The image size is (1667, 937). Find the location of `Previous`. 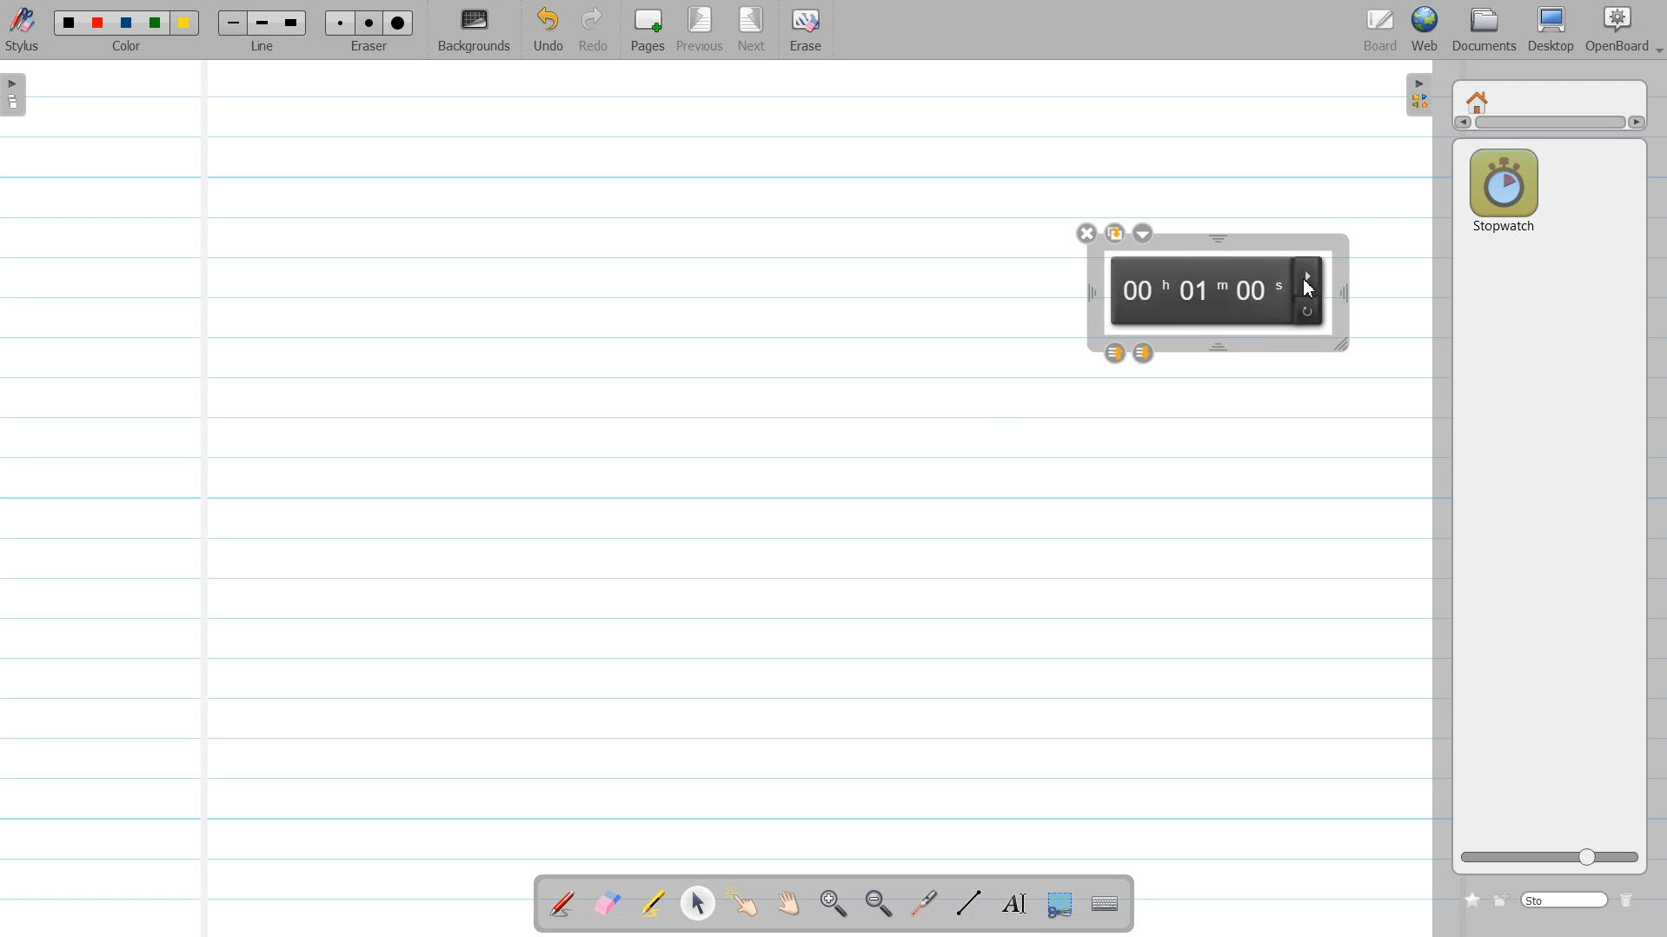

Previous is located at coordinates (702, 30).